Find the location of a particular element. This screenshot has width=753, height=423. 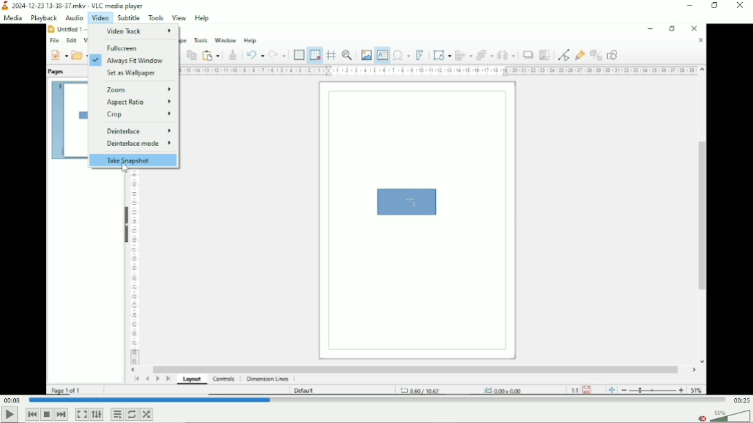

Previous is located at coordinates (32, 414).